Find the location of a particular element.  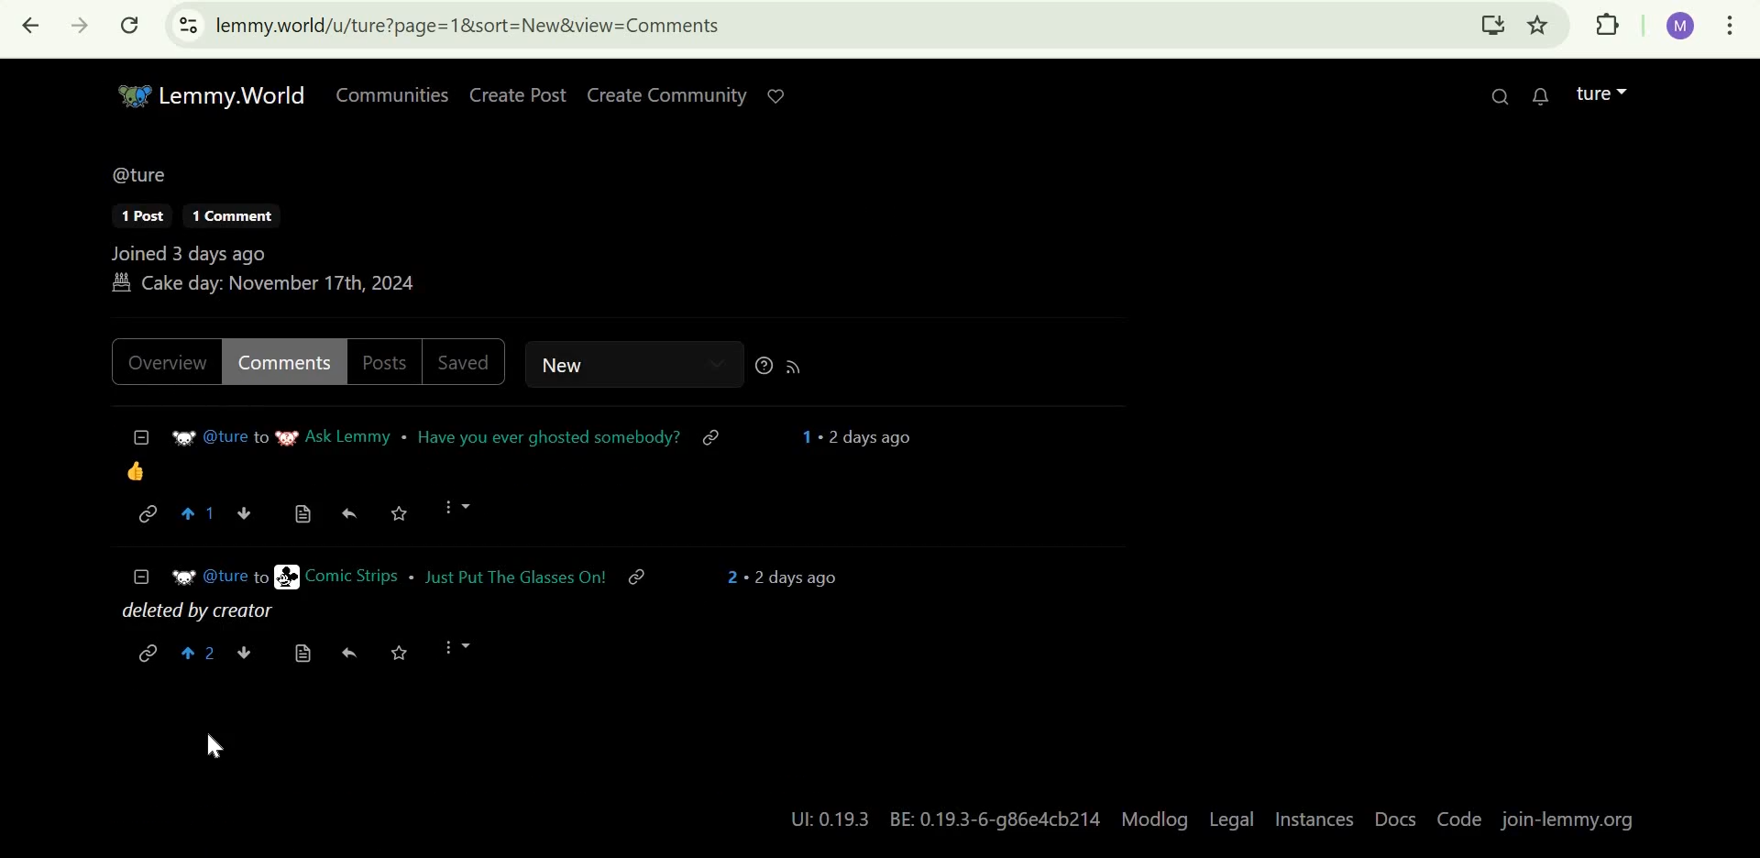

link is located at coordinates (147, 516).